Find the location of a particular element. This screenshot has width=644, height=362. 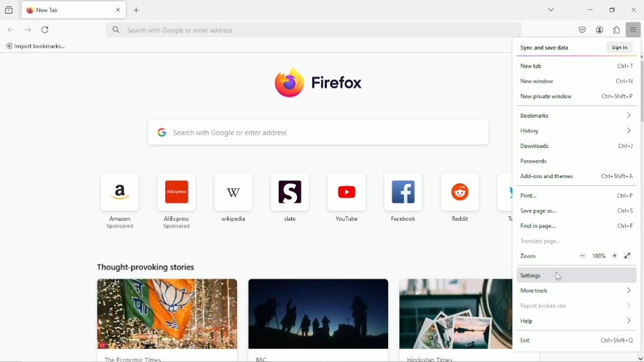

sign in is located at coordinates (621, 47).